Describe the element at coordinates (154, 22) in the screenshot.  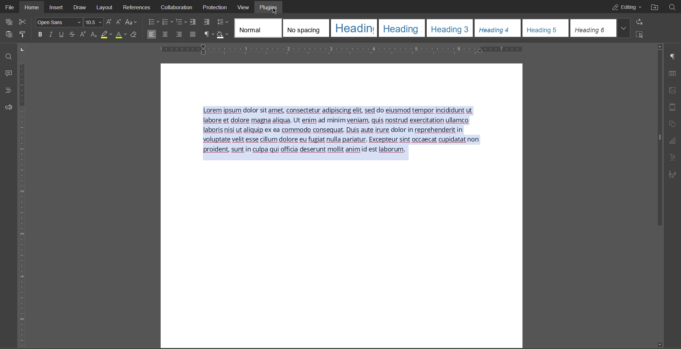
I see `Bullet List` at that location.